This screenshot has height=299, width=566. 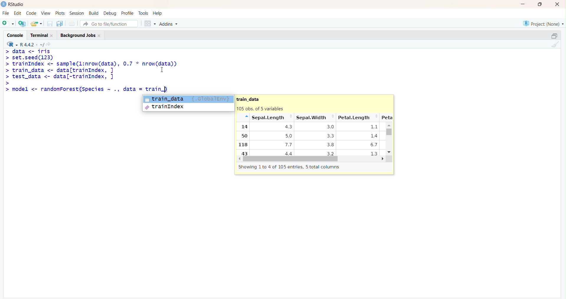 I want to click on View the current working directory, so click(x=51, y=44).